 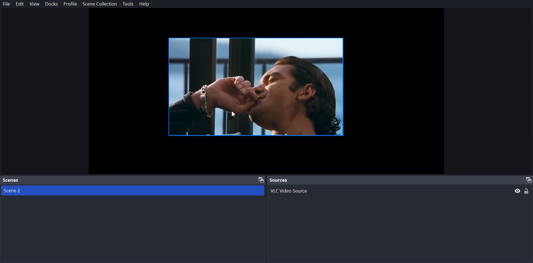 What do you see at coordinates (528, 179) in the screenshot?
I see `Maximize` at bounding box center [528, 179].